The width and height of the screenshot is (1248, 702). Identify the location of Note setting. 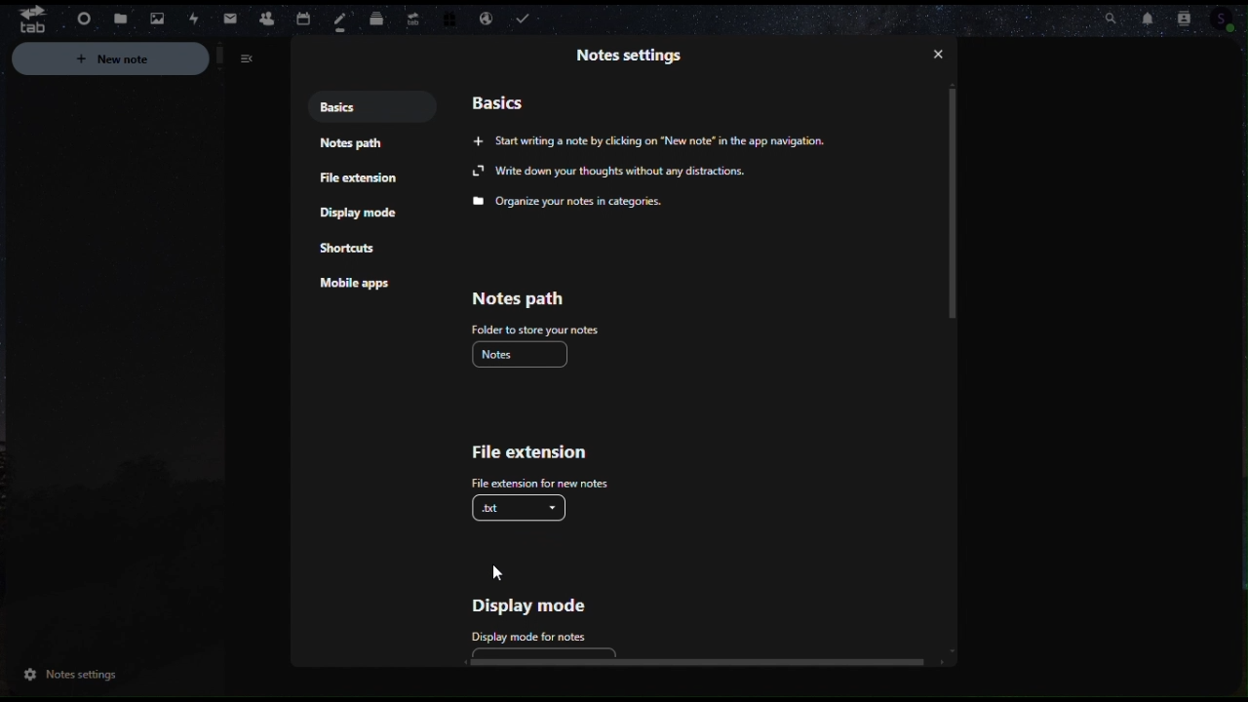
(632, 54).